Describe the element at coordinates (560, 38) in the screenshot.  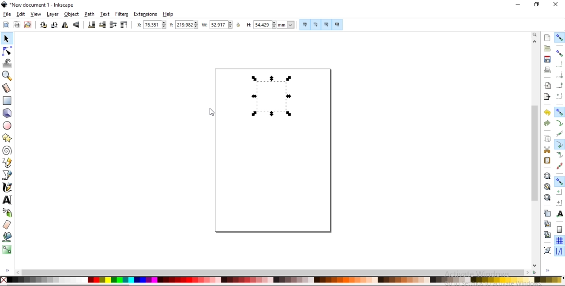
I see `enable snapping` at that location.